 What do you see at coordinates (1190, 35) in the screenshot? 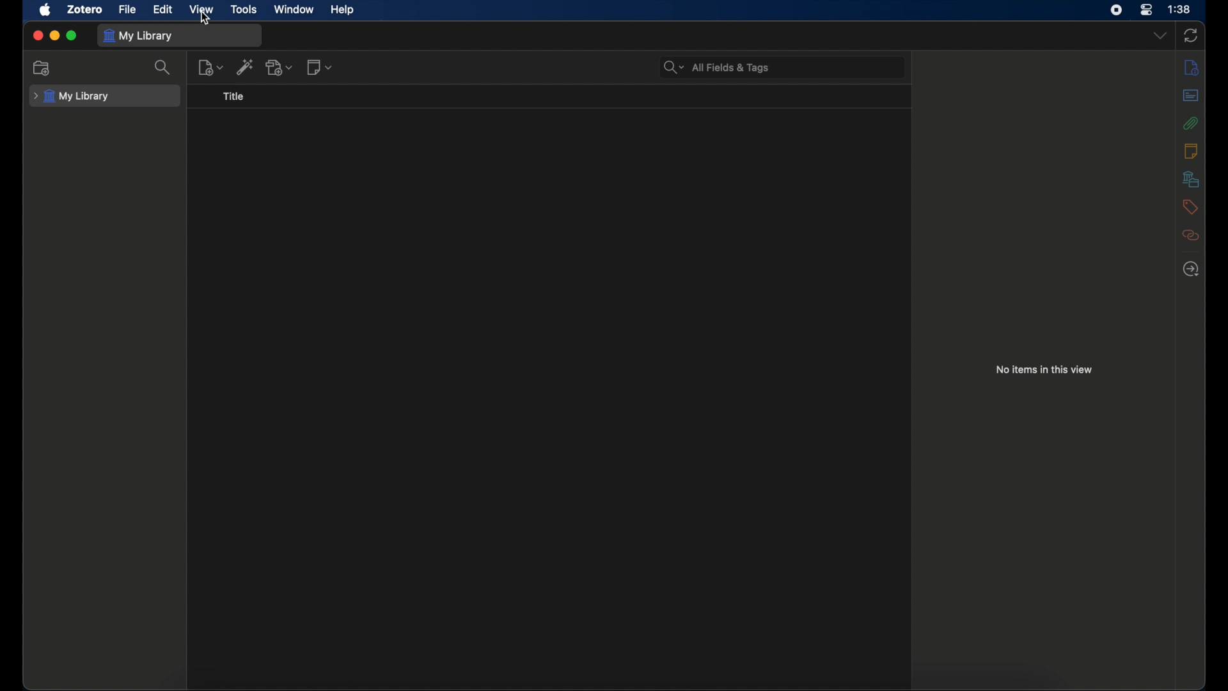
I see `sync` at bounding box center [1190, 35].